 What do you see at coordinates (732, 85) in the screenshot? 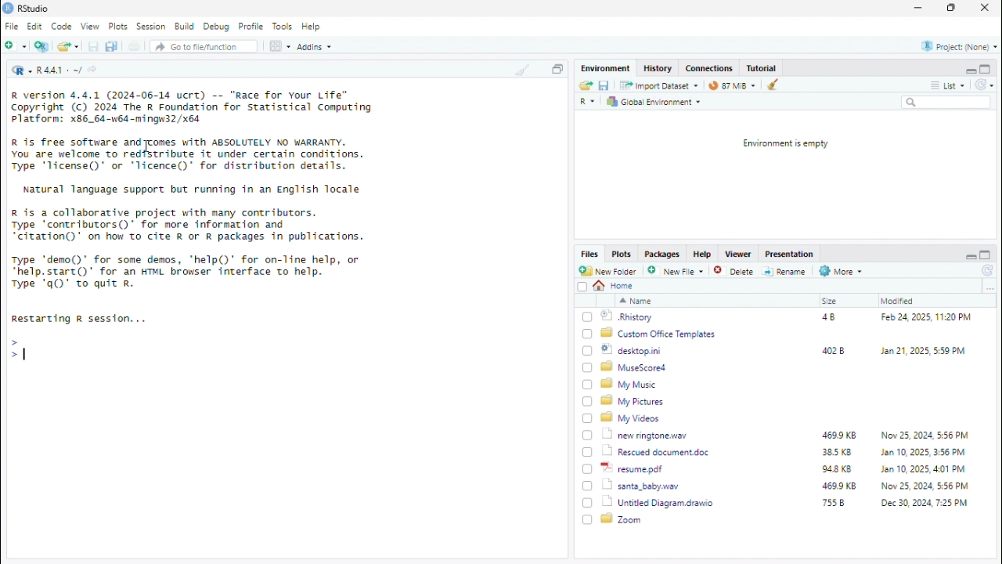
I see `89 MiB` at bounding box center [732, 85].